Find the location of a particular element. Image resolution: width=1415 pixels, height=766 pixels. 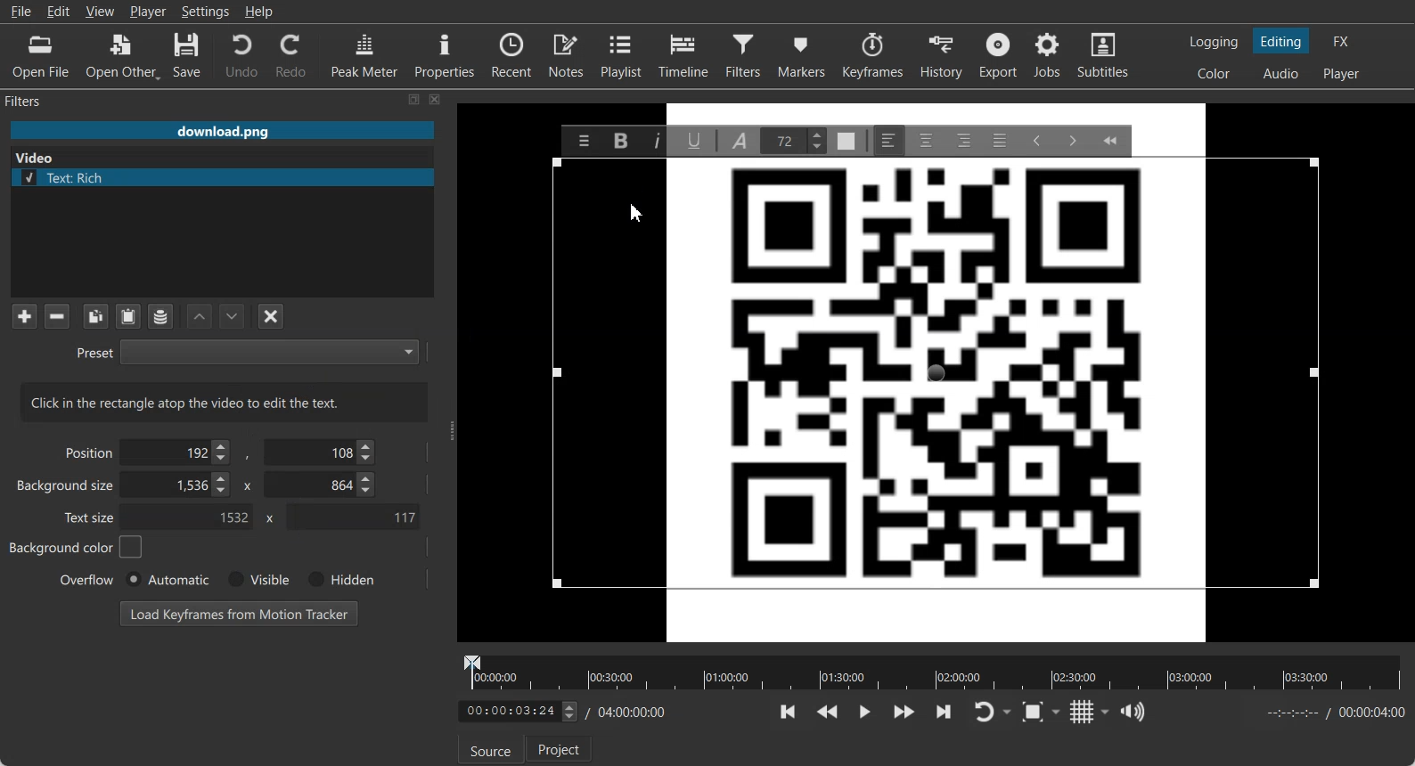

Switching to the Editing layout is located at coordinates (1281, 42).